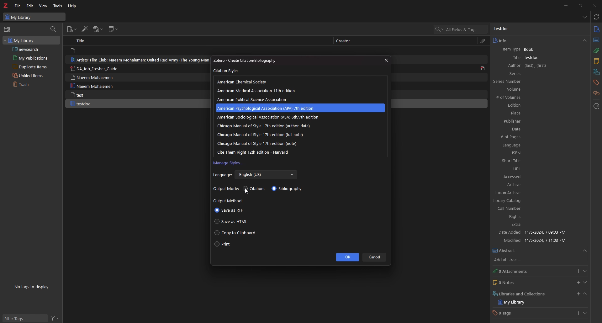  Describe the element at coordinates (585, 283) in the screenshot. I see `show` at that location.